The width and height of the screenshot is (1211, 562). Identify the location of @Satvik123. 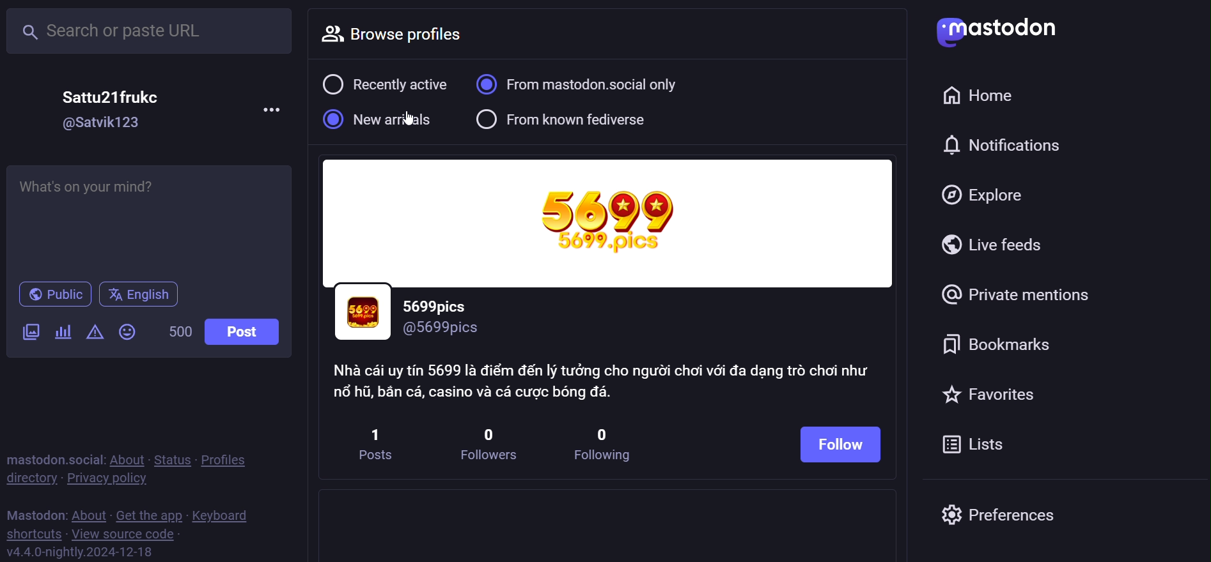
(107, 126).